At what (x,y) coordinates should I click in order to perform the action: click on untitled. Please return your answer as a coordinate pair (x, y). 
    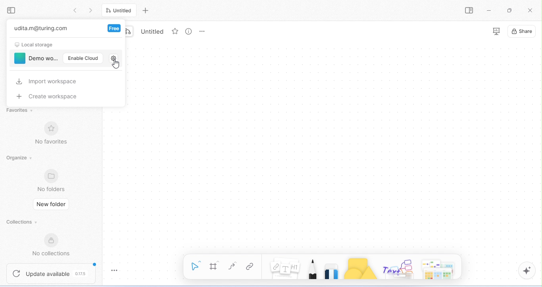
    Looking at the image, I should click on (152, 32).